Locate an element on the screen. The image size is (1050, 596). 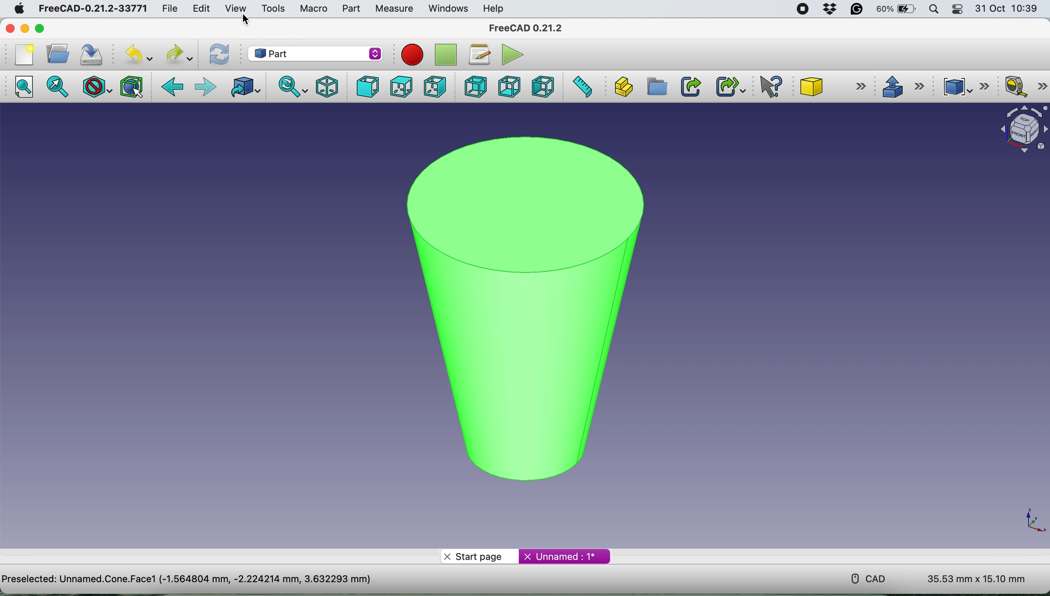
back is located at coordinates (173, 87).